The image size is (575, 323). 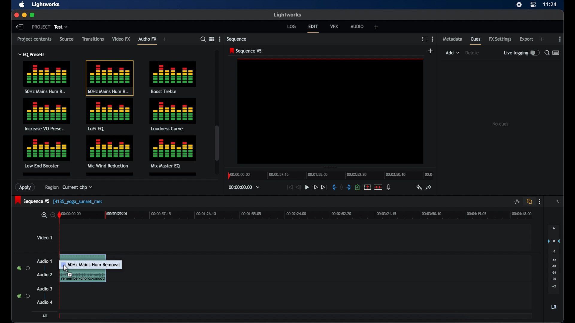 What do you see at coordinates (24, 295) in the screenshot?
I see `radio button` at bounding box center [24, 295].